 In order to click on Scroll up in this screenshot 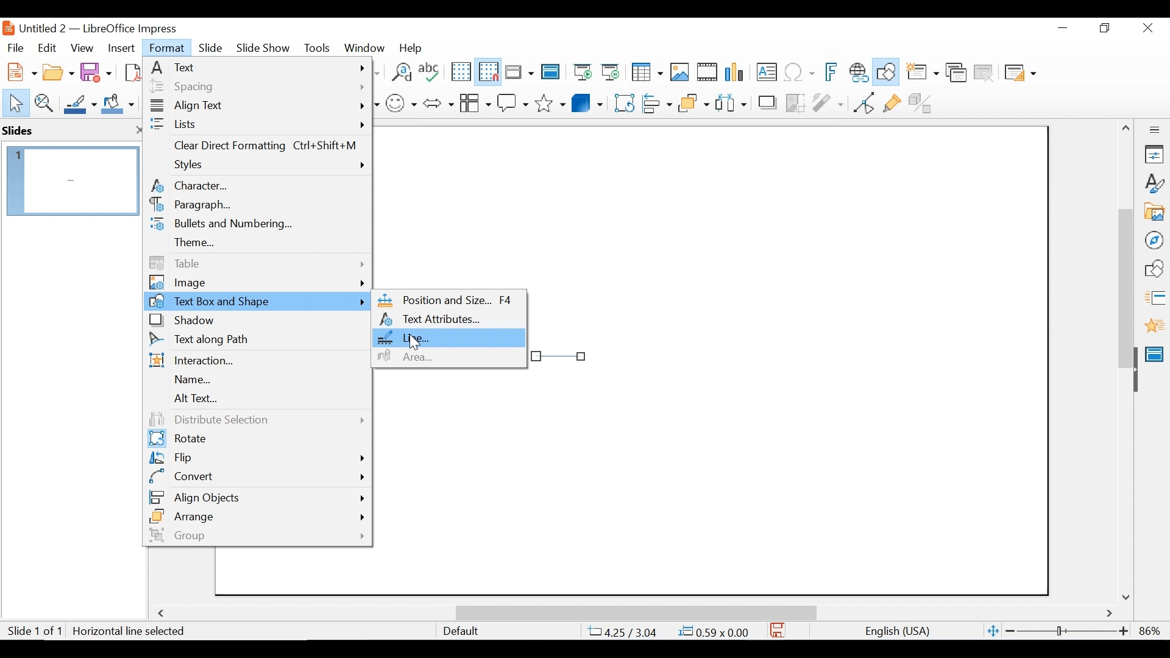, I will do `click(1127, 128)`.